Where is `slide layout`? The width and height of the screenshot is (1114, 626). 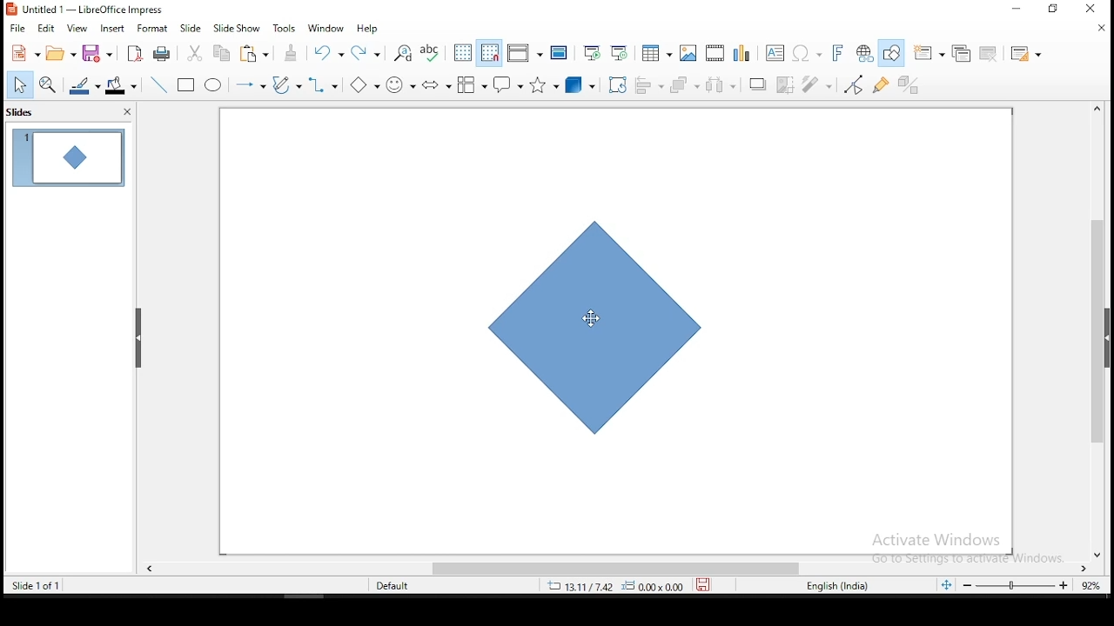
slide layout is located at coordinates (1029, 54).